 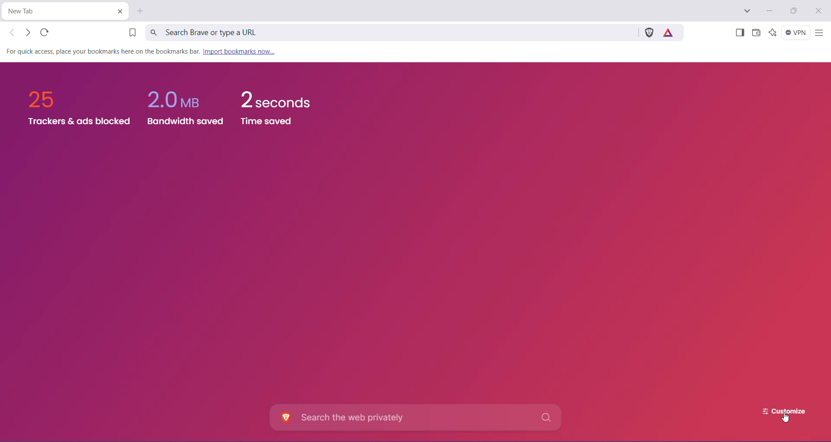 What do you see at coordinates (786, 421) in the screenshot?
I see `cursor` at bounding box center [786, 421].